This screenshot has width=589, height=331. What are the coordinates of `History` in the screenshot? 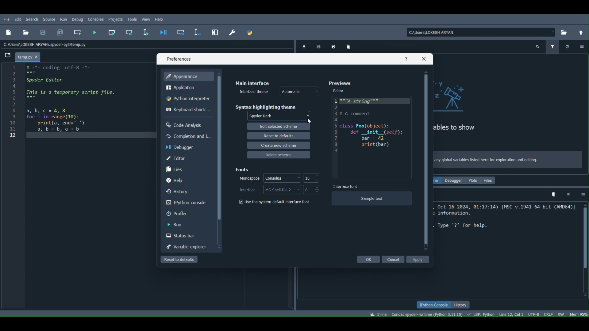 It's located at (188, 192).